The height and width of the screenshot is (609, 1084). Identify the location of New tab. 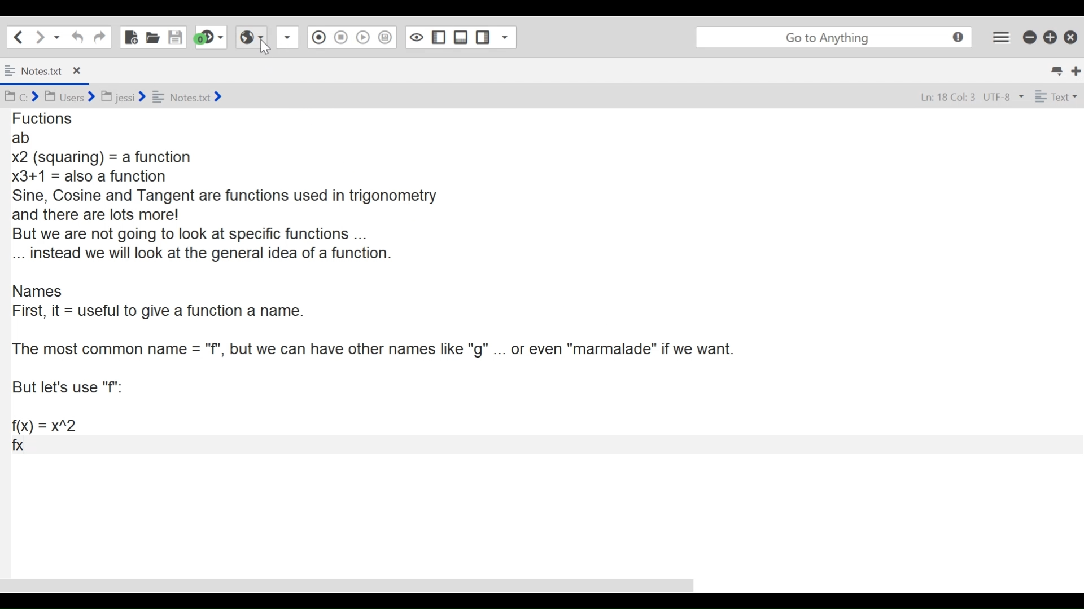
(1073, 70).